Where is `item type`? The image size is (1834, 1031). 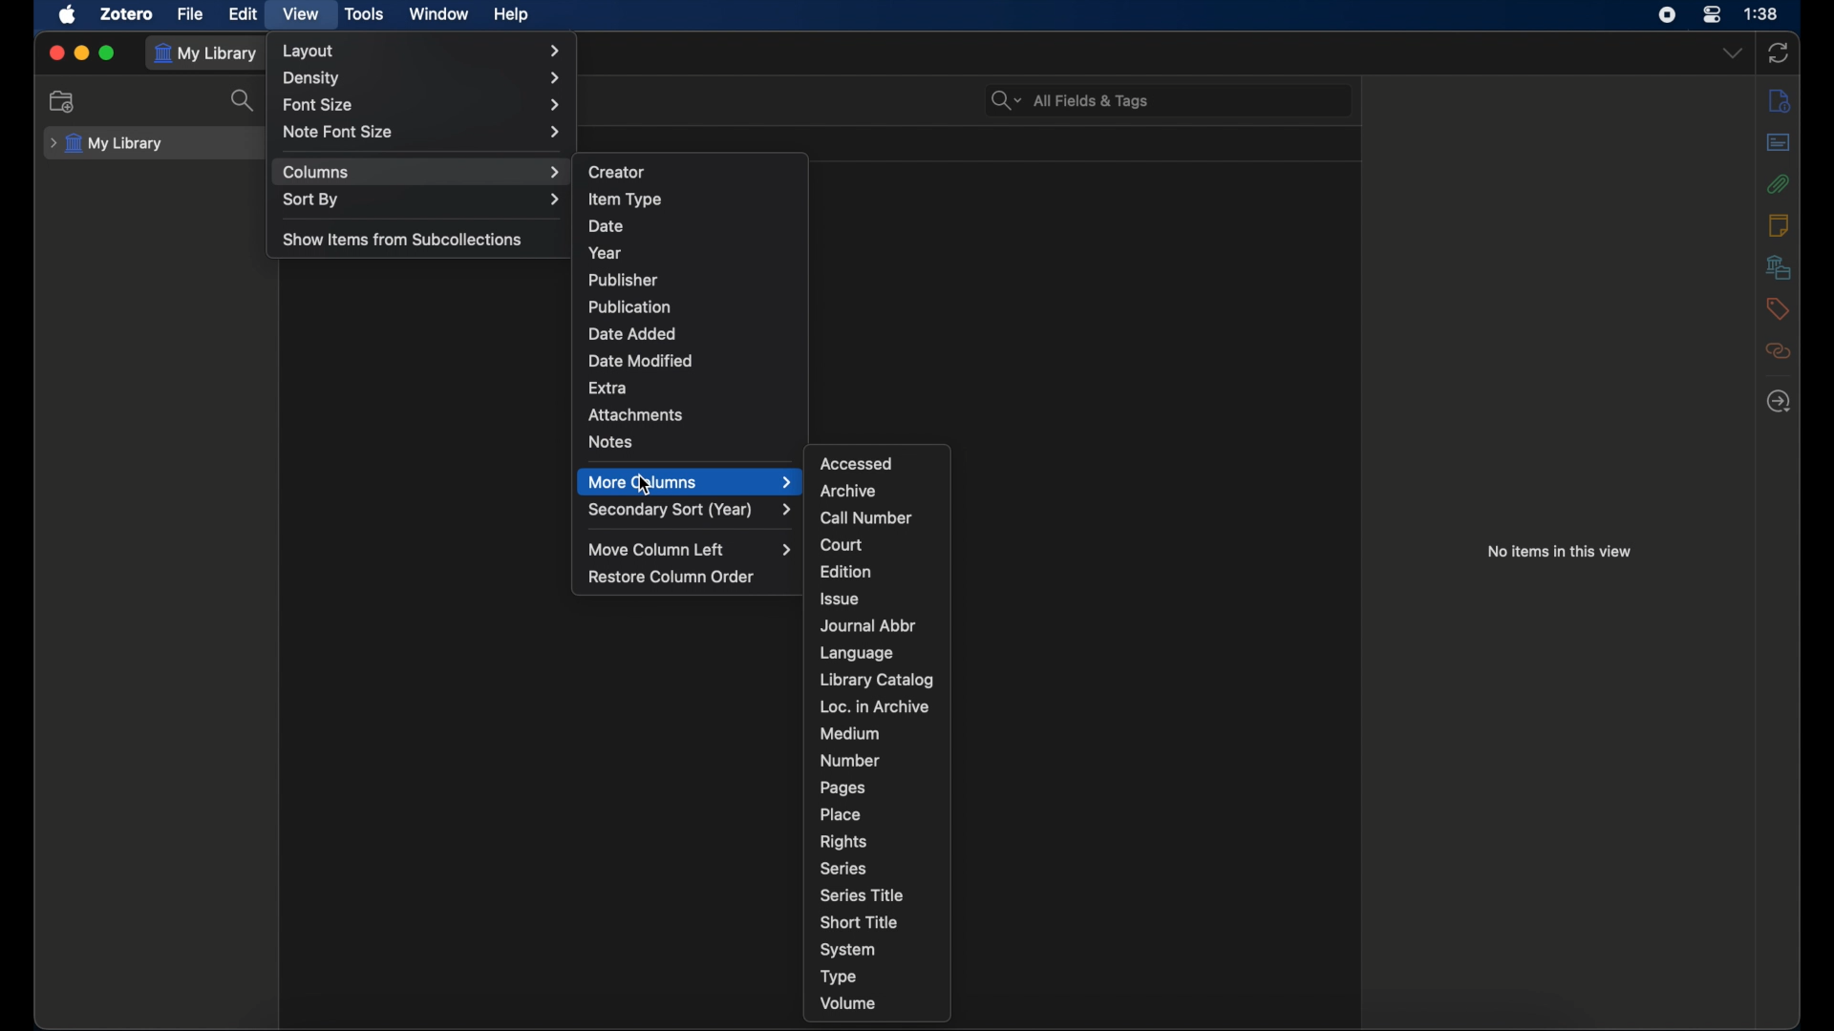
item type is located at coordinates (625, 199).